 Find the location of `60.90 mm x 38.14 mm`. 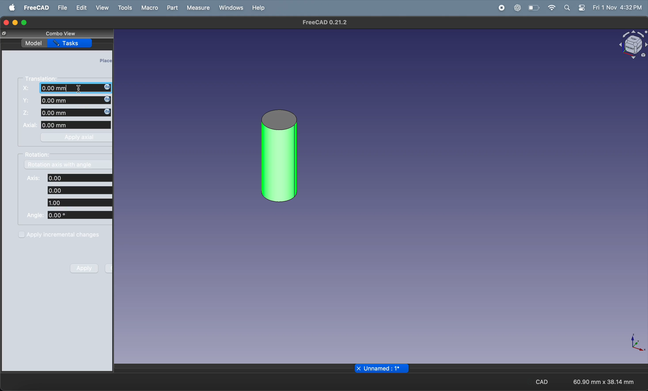

60.90 mm x 38.14 mm is located at coordinates (604, 382).